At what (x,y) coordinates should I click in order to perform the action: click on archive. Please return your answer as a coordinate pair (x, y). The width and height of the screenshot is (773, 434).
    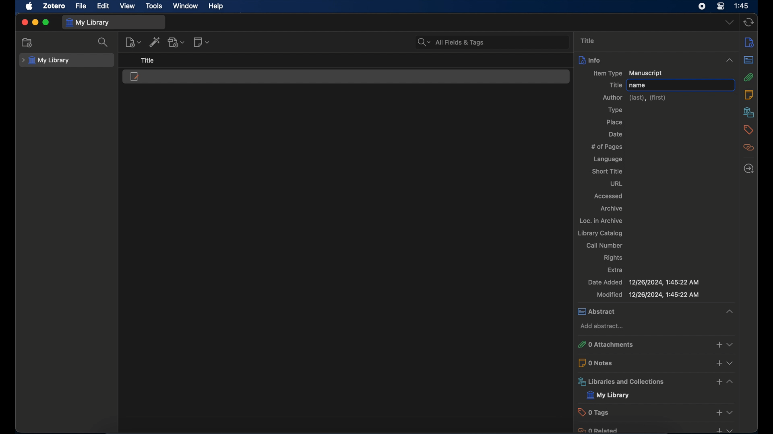
    Looking at the image, I should click on (611, 208).